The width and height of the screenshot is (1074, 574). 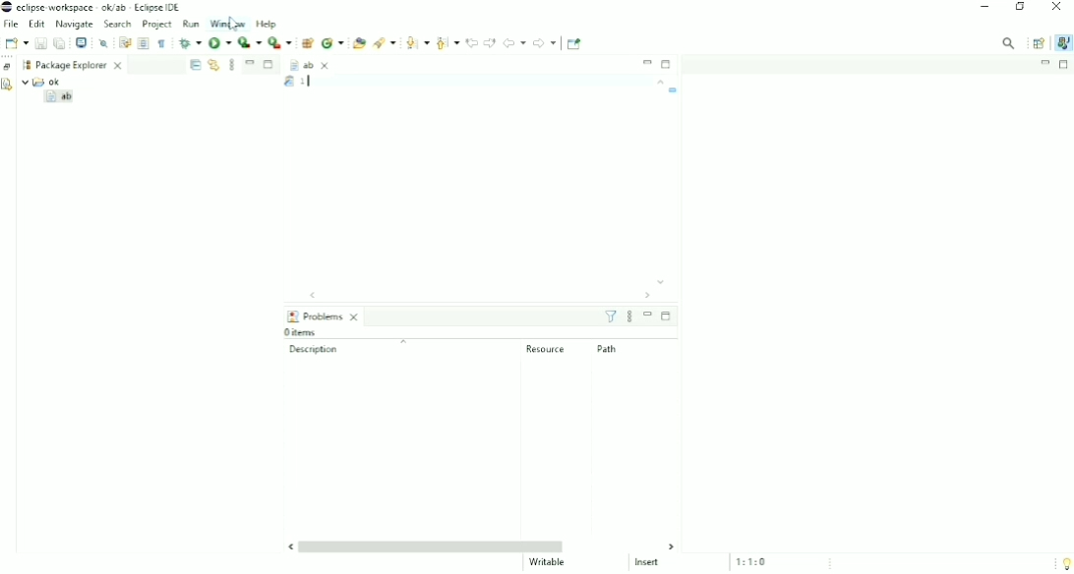 I want to click on Maximize, so click(x=666, y=316).